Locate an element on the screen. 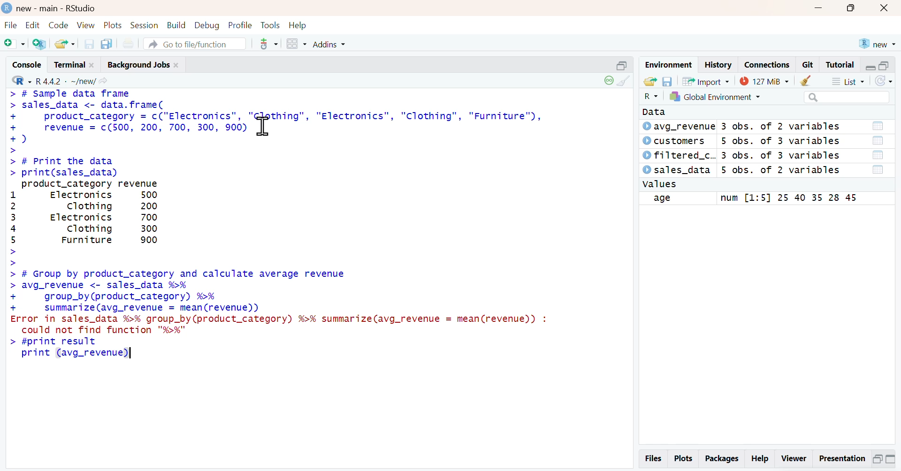 The image size is (901, 471). Addins is located at coordinates (328, 44).